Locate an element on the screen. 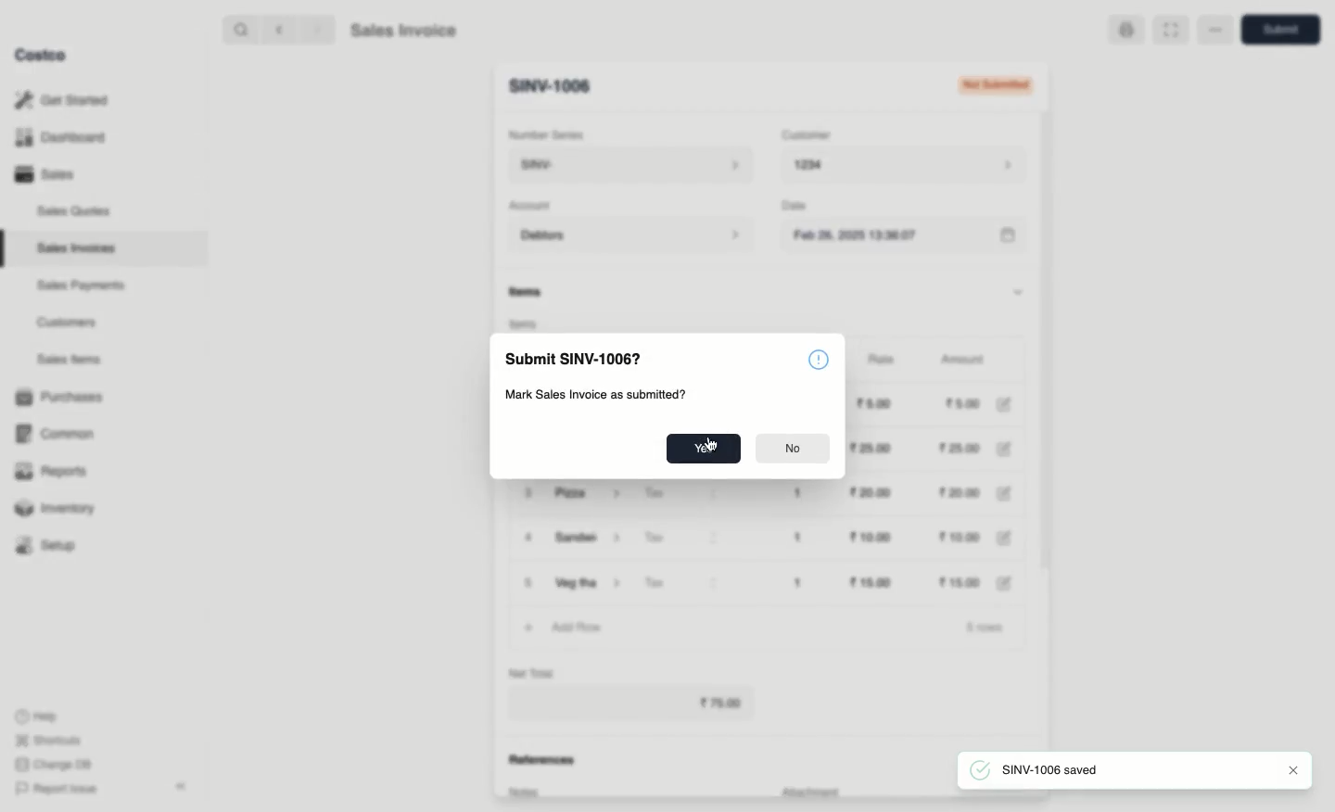 This screenshot has height=812, width=1335. Search is located at coordinates (238, 29).